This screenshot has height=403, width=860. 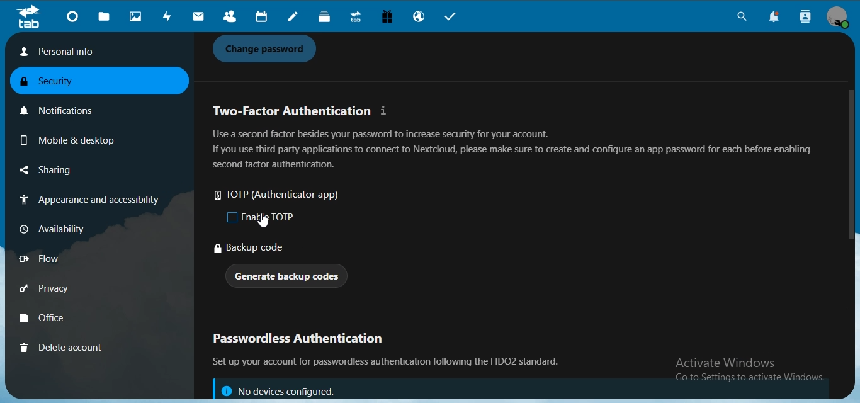 I want to click on backup code, so click(x=251, y=249).